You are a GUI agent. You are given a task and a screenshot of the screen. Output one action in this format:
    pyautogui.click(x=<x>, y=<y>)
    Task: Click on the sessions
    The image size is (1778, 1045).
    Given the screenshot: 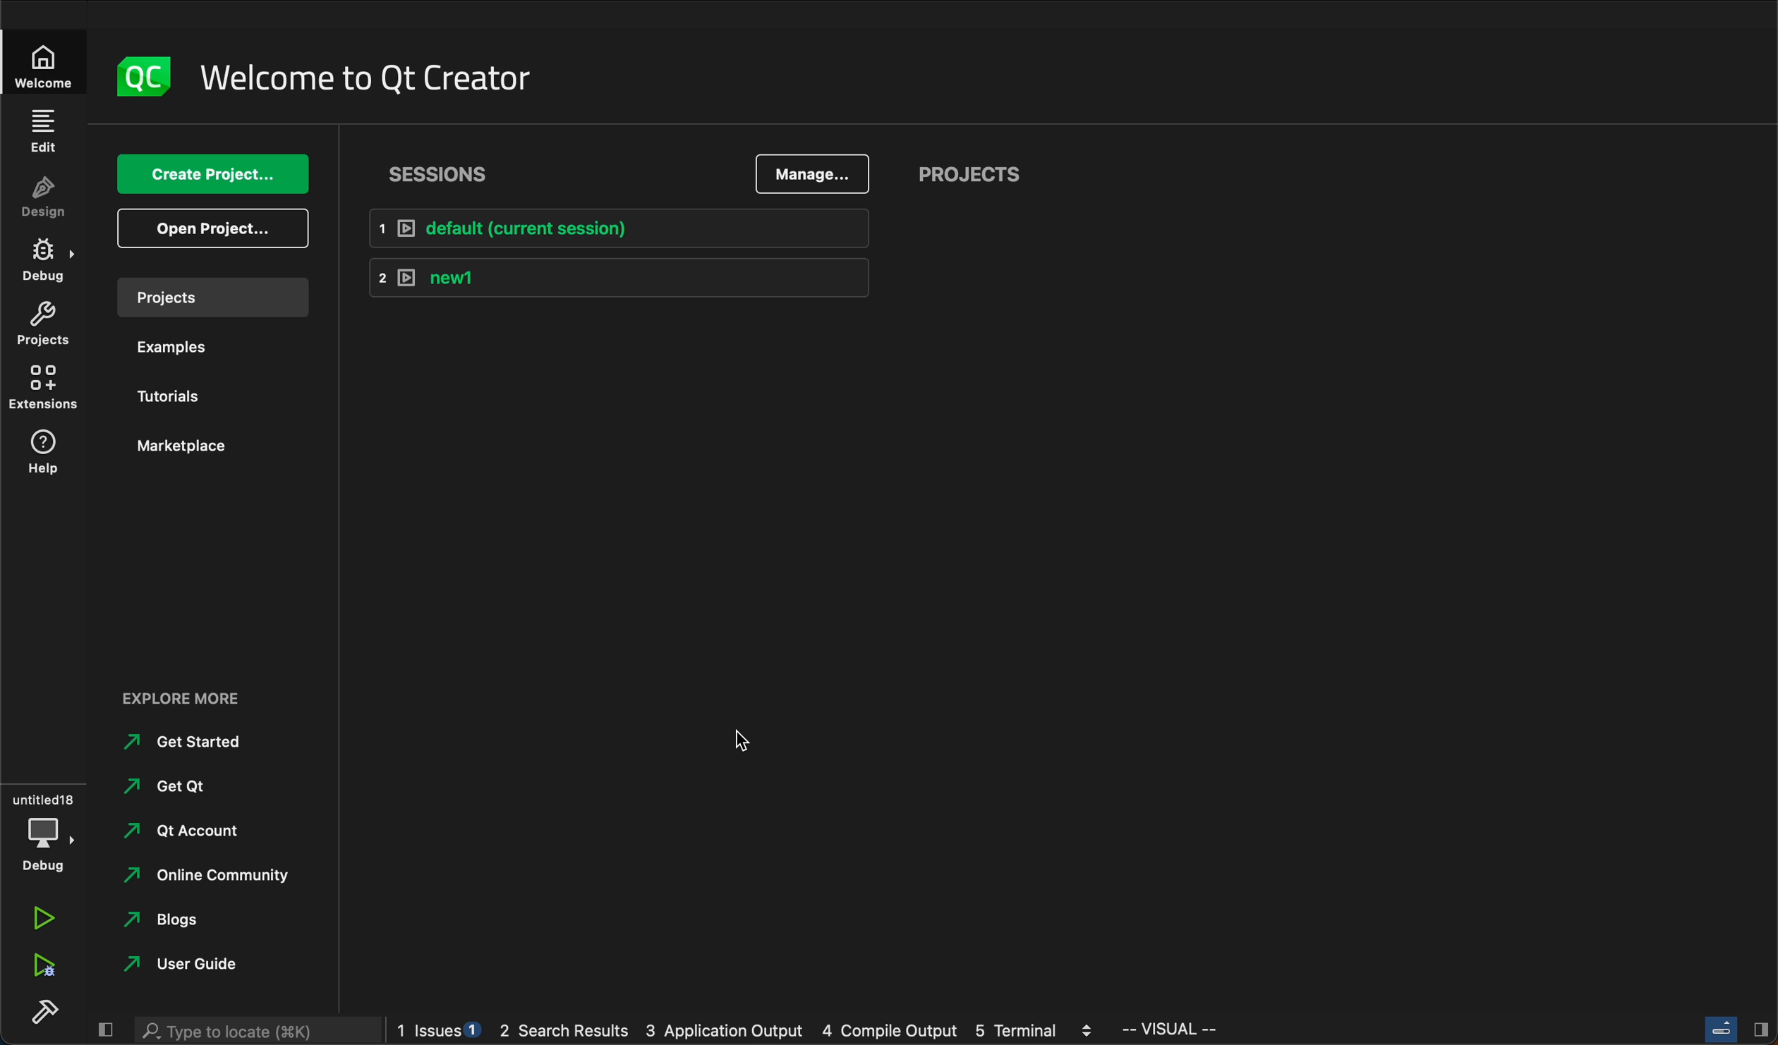 What is the action you would take?
    pyautogui.click(x=450, y=173)
    